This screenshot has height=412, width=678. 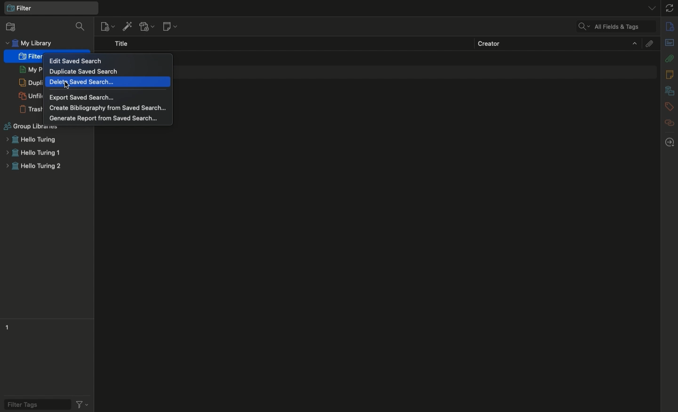 What do you see at coordinates (11, 28) in the screenshot?
I see `New collection` at bounding box center [11, 28].